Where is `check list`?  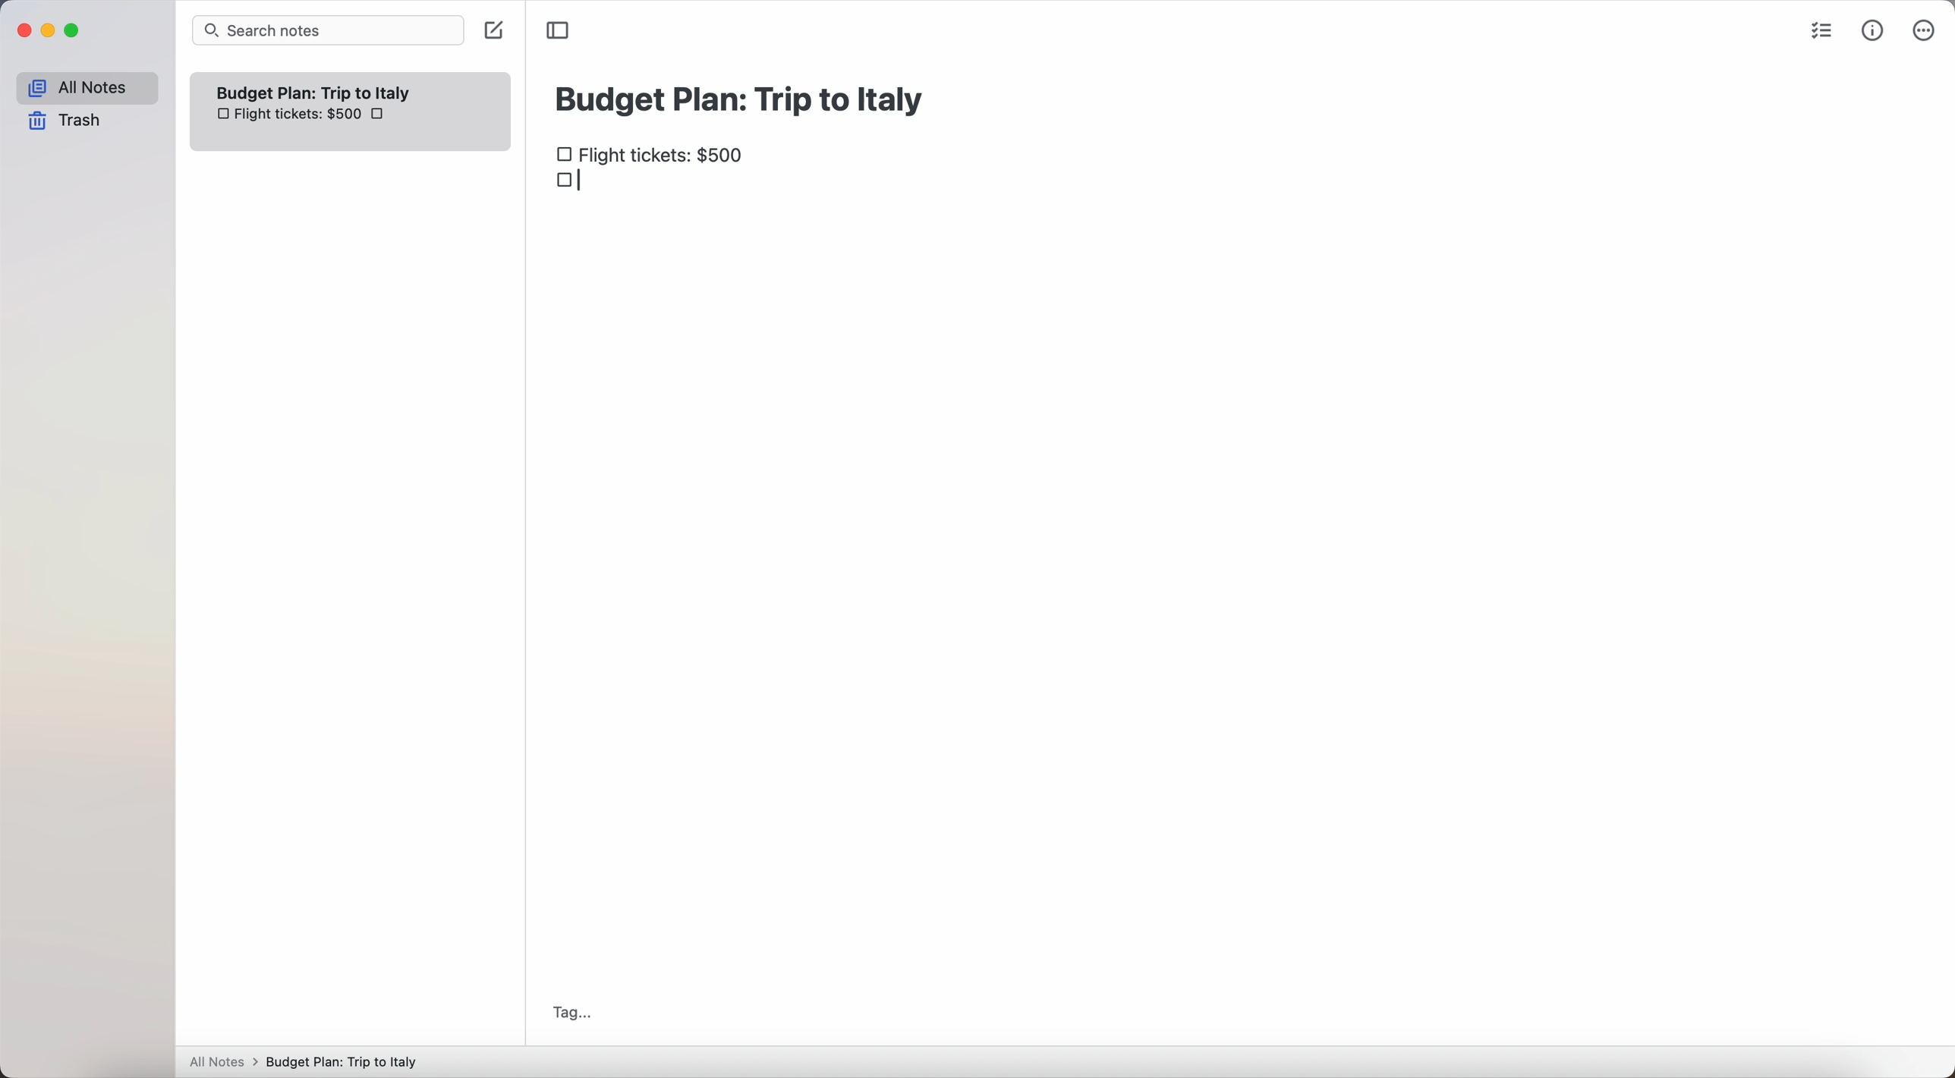 check list is located at coordinates (1826, 33).